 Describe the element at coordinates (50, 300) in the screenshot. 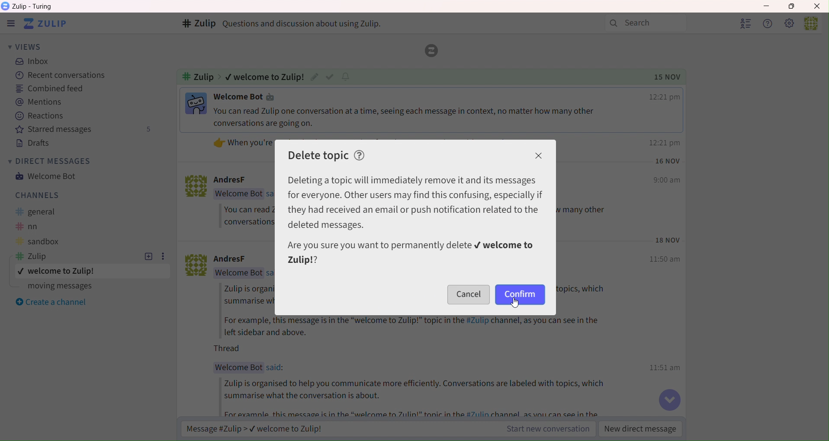

I see `Create a channel` at that location.